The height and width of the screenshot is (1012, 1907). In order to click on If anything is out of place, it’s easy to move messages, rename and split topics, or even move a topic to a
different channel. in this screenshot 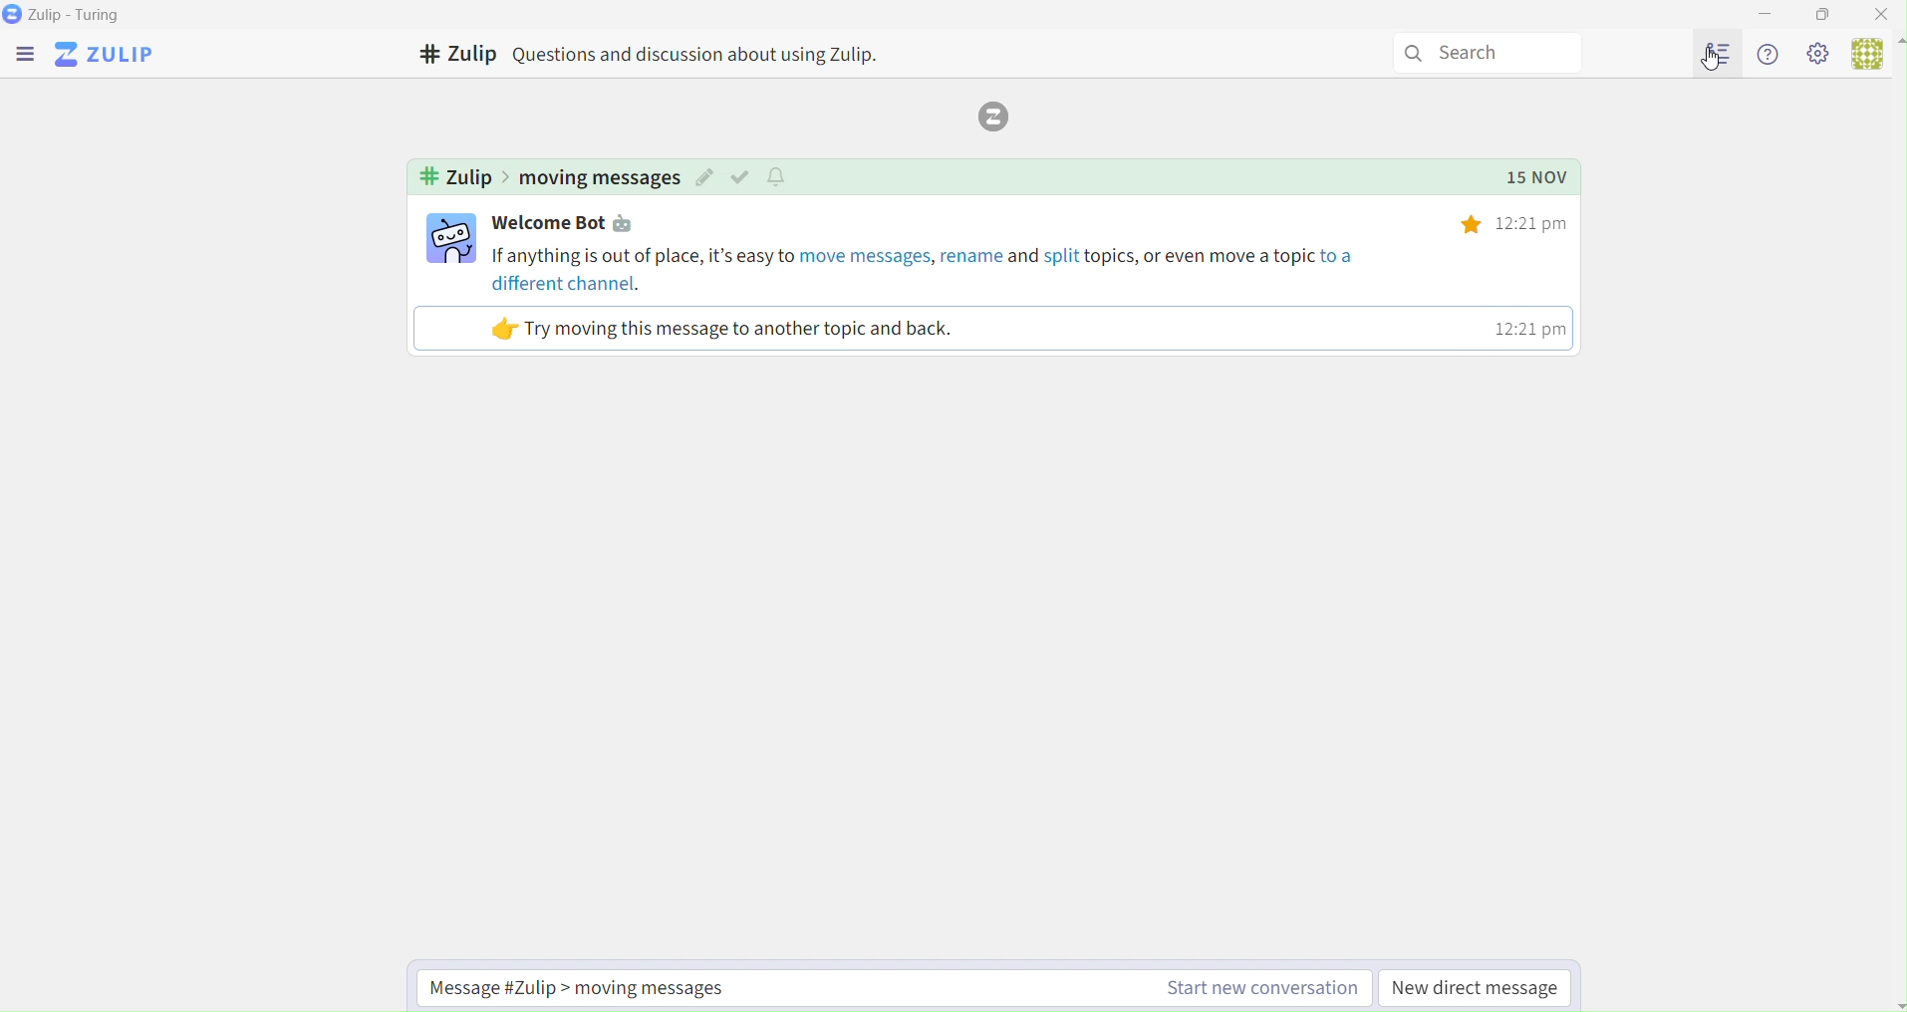, I will do `click(928, 268)`.